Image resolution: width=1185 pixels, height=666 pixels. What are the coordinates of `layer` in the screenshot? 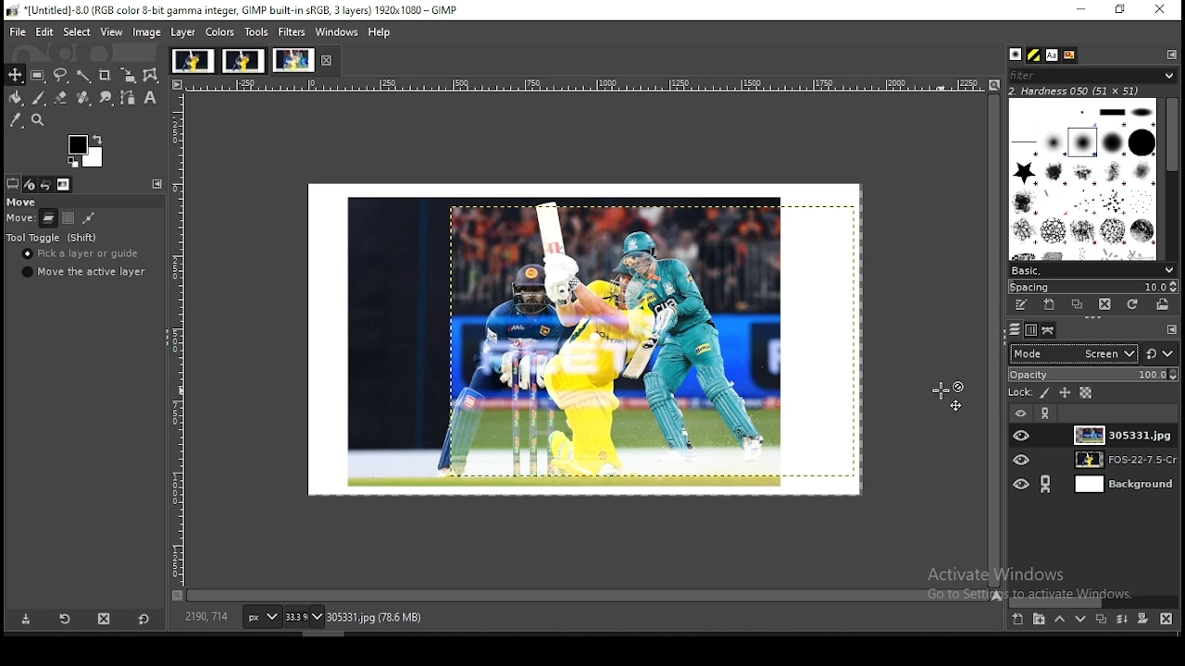 It's located at (1117, 484).